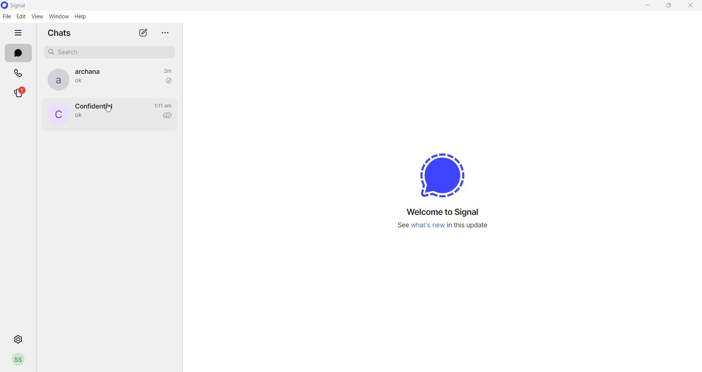 This screenshot has height=372, width=702. I want to click on contact name, so click(91, 72).